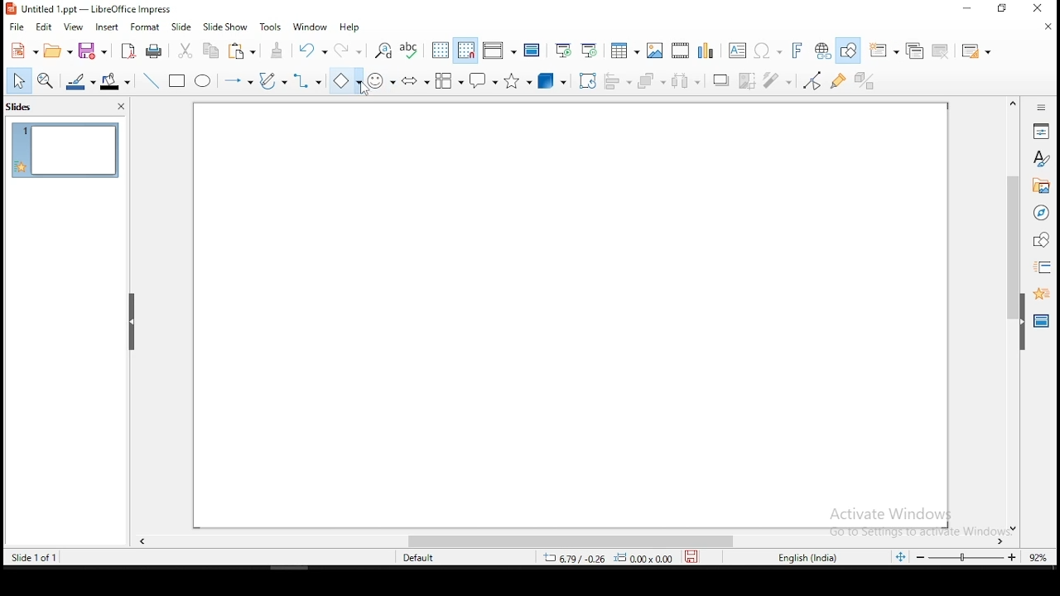 Image resolution: width=1060 pixels, height=596 pixels. I want to click on lines and arrows, so click(240, 82).